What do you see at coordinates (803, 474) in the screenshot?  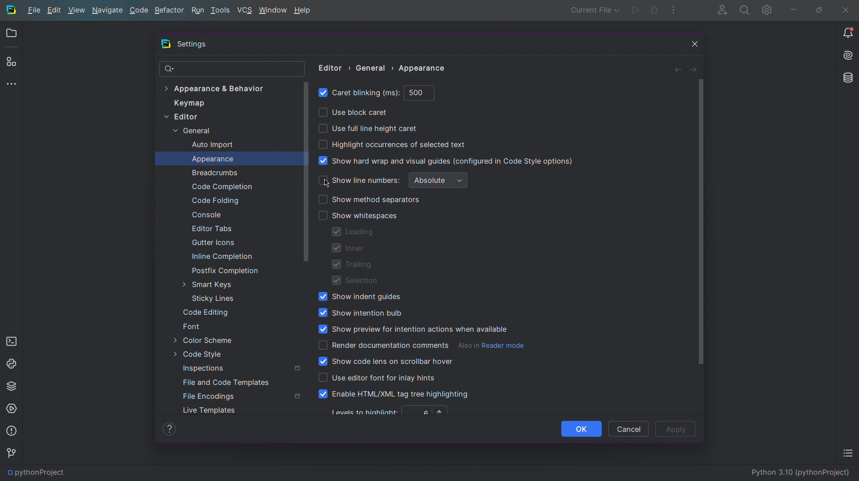 I see `Python 3.10 (pythonProject)` at bounding box center [803, 474].